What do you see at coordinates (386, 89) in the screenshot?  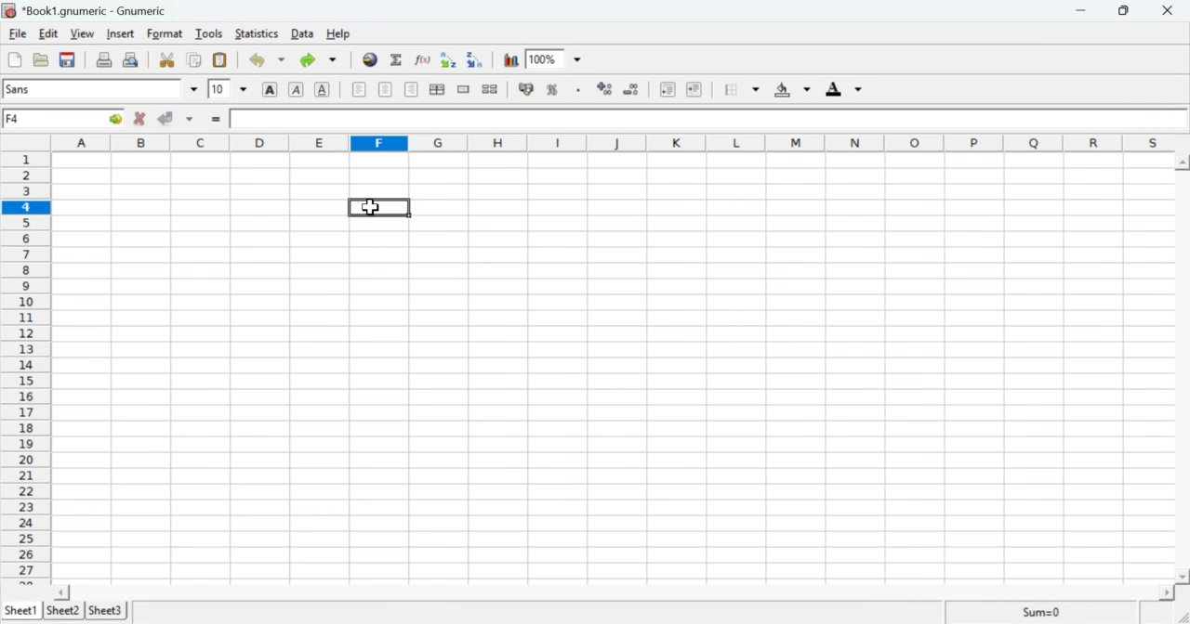 I see `Center horizontally` at bounding box center [386, 89].